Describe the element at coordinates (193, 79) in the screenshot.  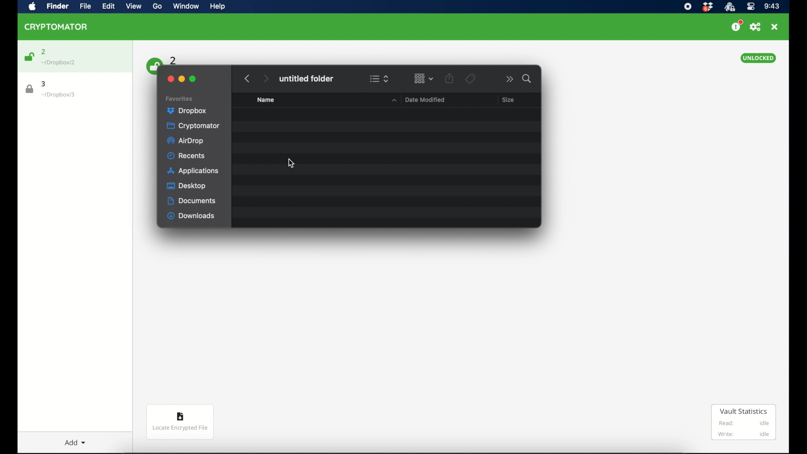
I see `maximize` at that location.